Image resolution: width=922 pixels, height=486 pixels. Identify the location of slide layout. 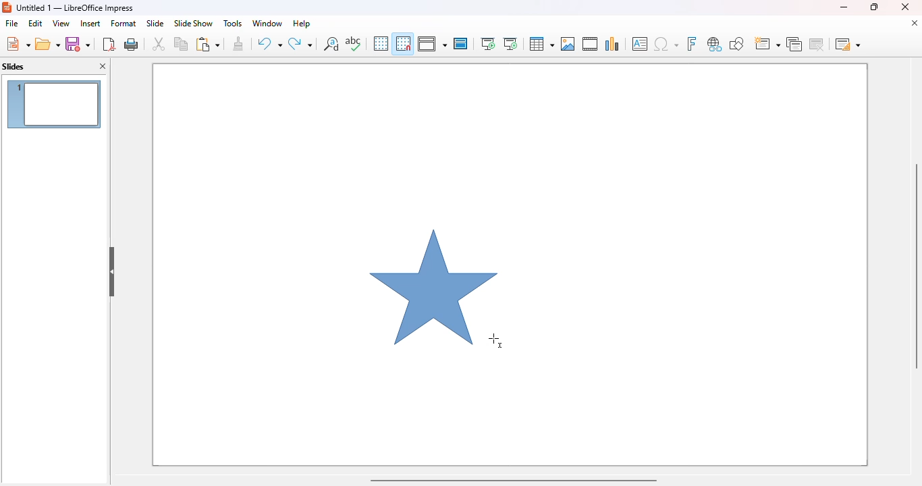
(848, 44).